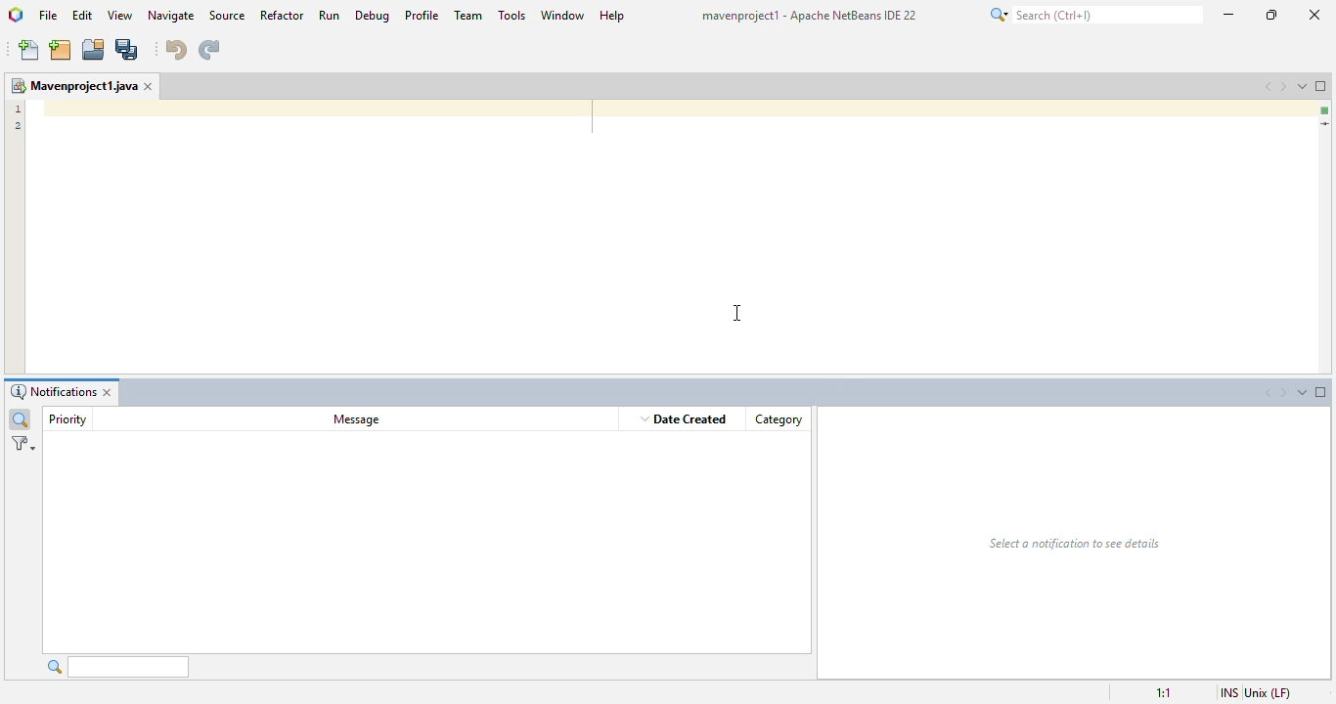 This screenshot has height=704, width=1336. Describe the element at coordinates (18, 108) in the screenshot. I see `1` at that location.